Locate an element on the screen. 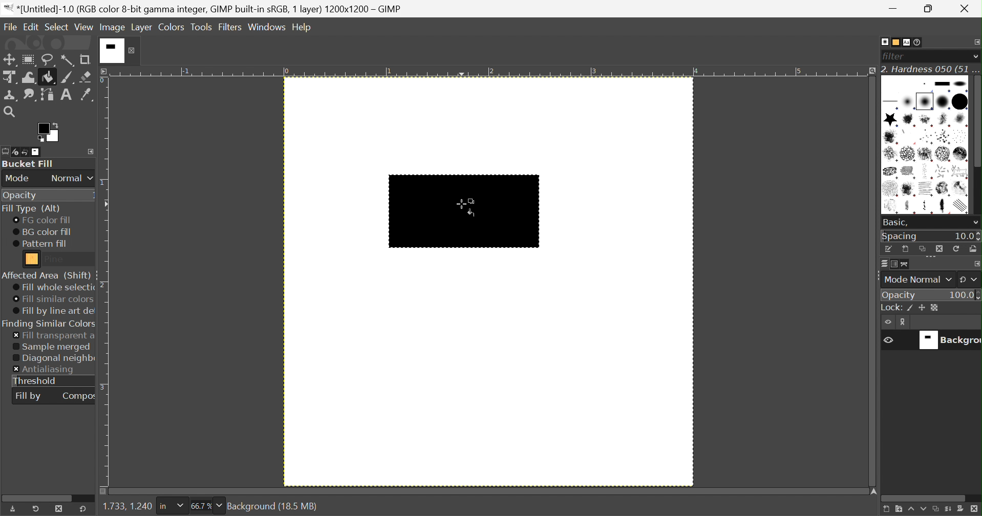 This screenshot has height=516, width=982. Edit Layer is located at coordinates (905, 322).